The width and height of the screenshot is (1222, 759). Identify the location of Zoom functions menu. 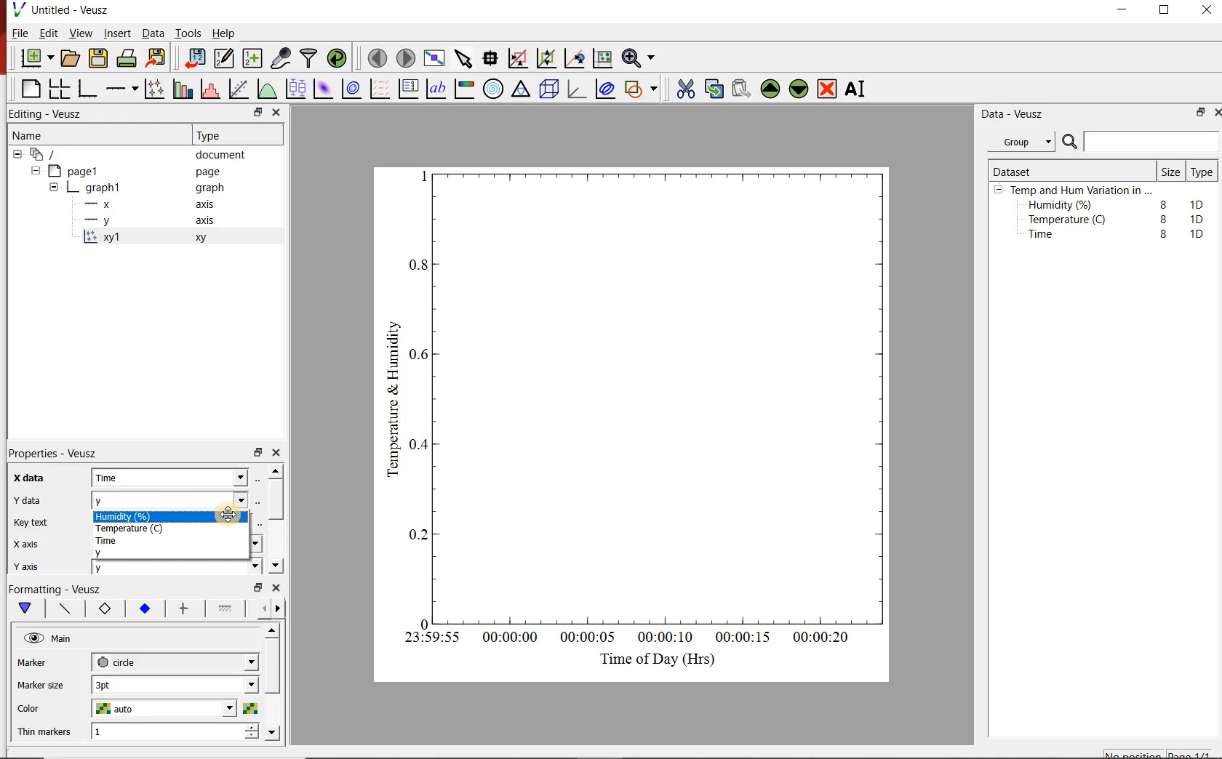
(638, 57).